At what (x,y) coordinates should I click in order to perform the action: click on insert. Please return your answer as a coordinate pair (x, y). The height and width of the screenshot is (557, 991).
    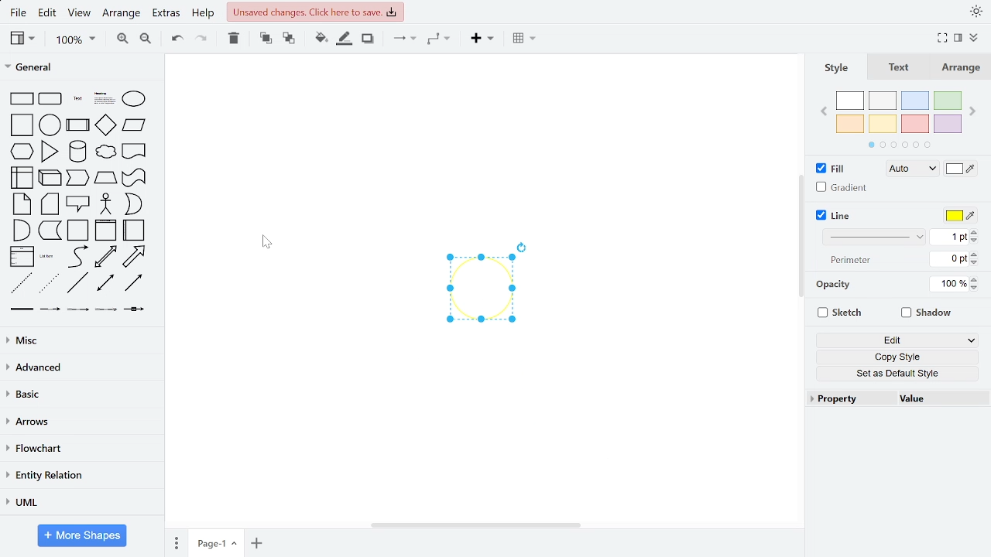
    Looking at the image, I should click on (479, 39).